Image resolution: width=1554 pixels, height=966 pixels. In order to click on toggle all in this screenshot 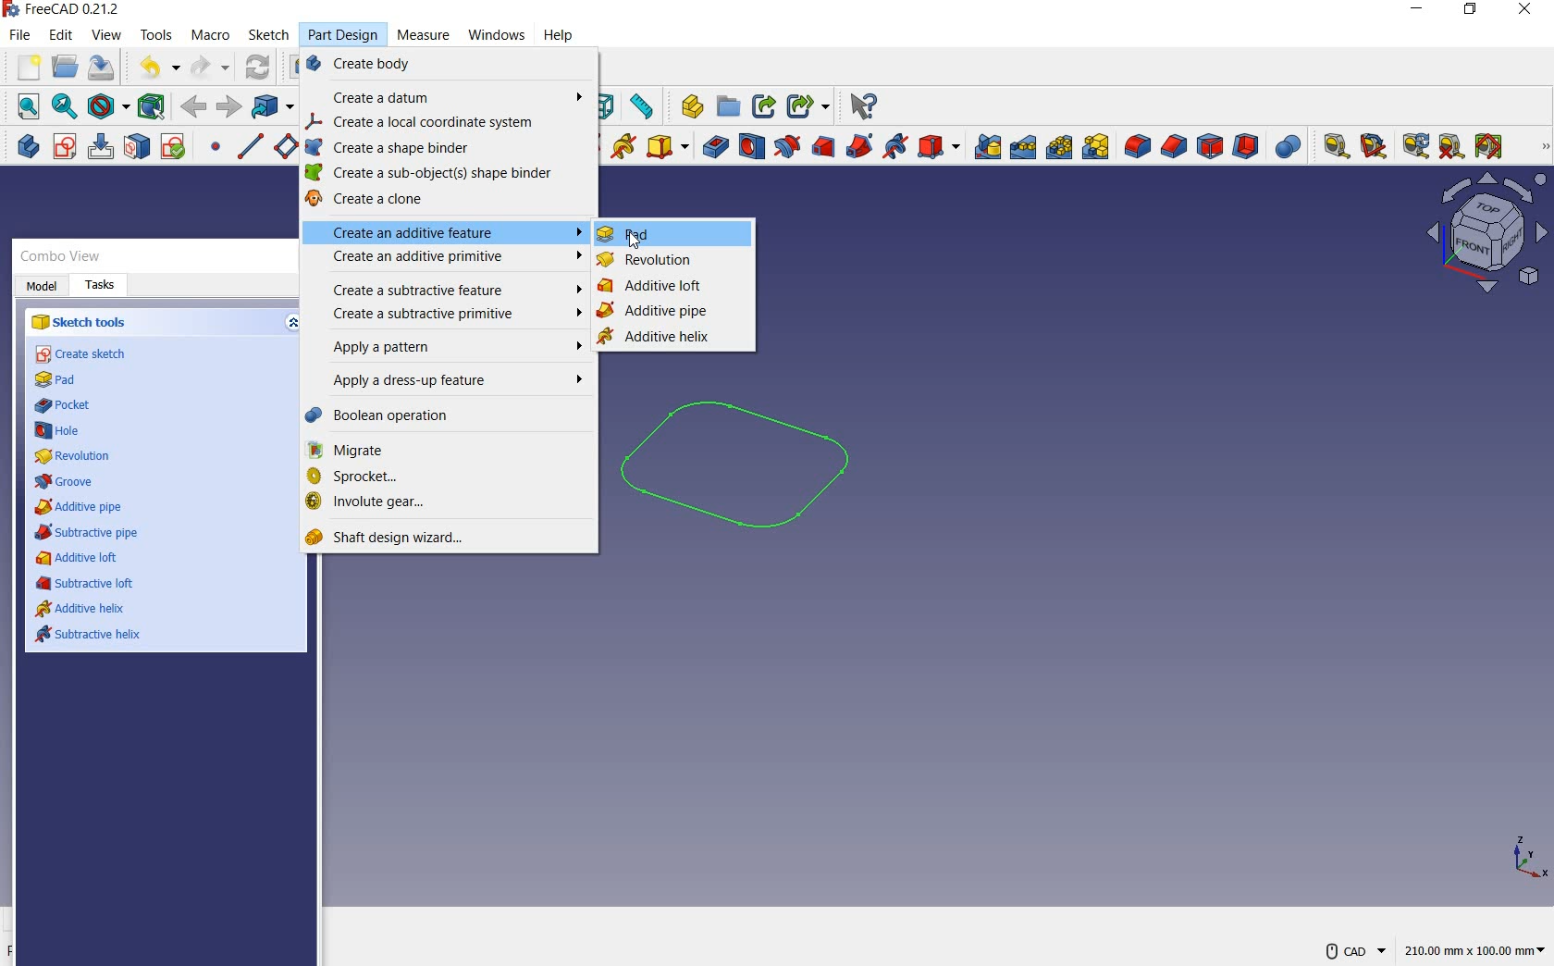, I will do `click(1492, 147)`.